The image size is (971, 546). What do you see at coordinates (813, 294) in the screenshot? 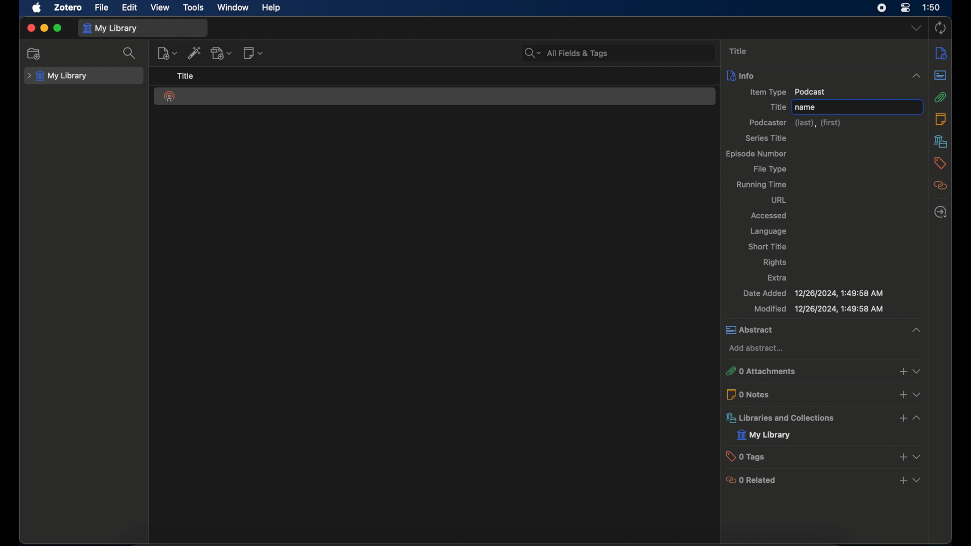
I see `date added 12/26/2024, 1:49:58 AM` at bounding box center [813, 294].